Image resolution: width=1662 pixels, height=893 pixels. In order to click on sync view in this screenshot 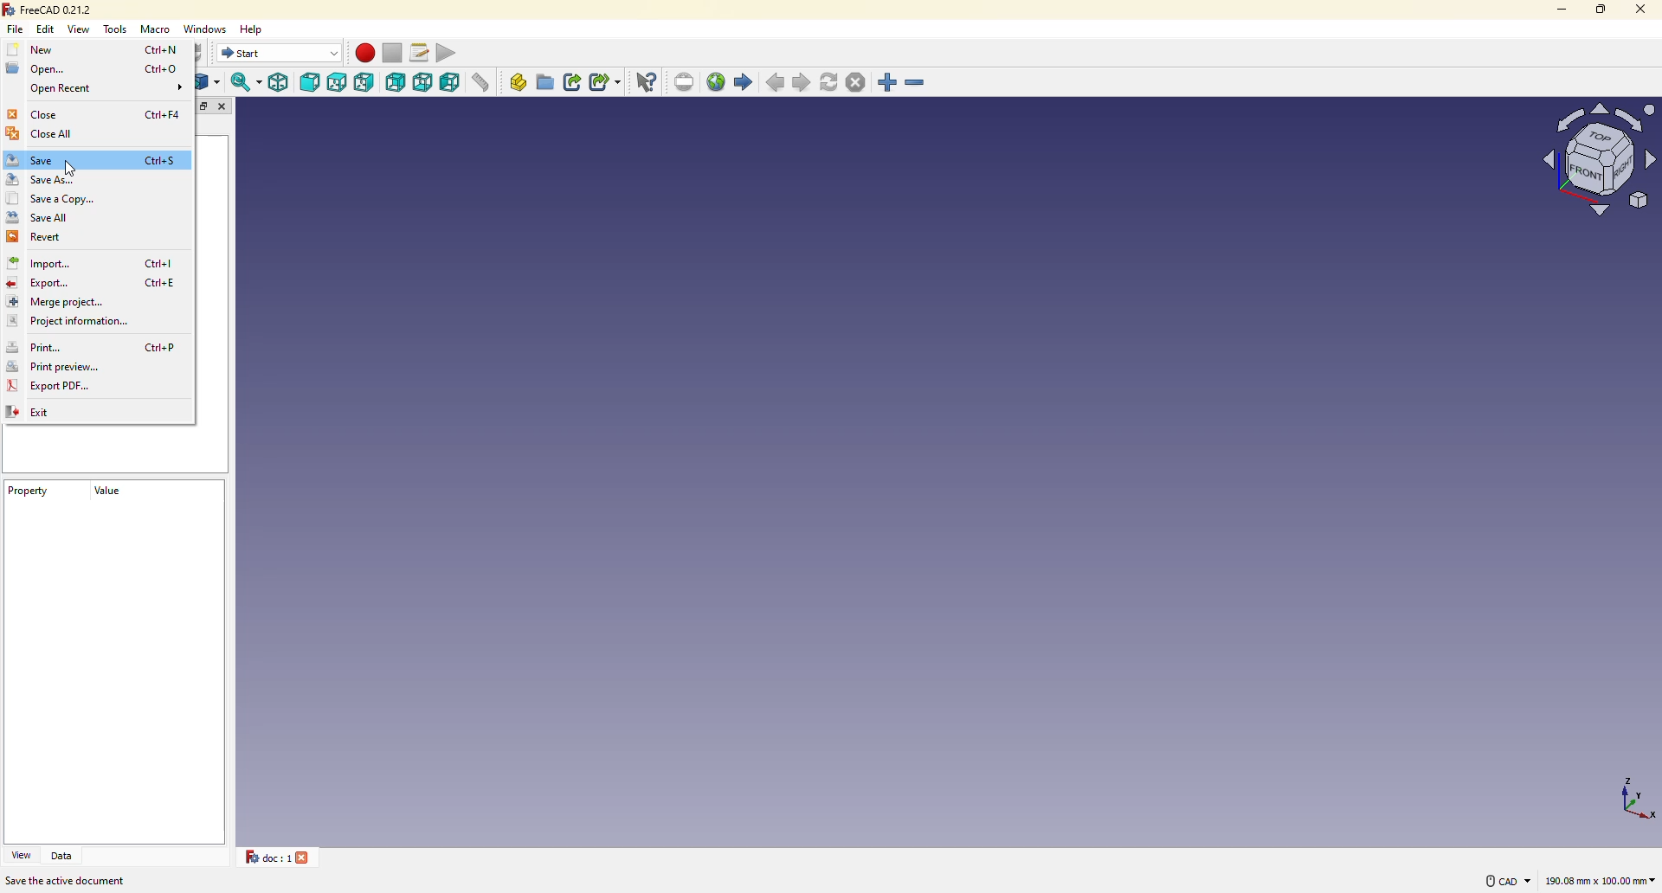, I will do `click(244, 82)`.